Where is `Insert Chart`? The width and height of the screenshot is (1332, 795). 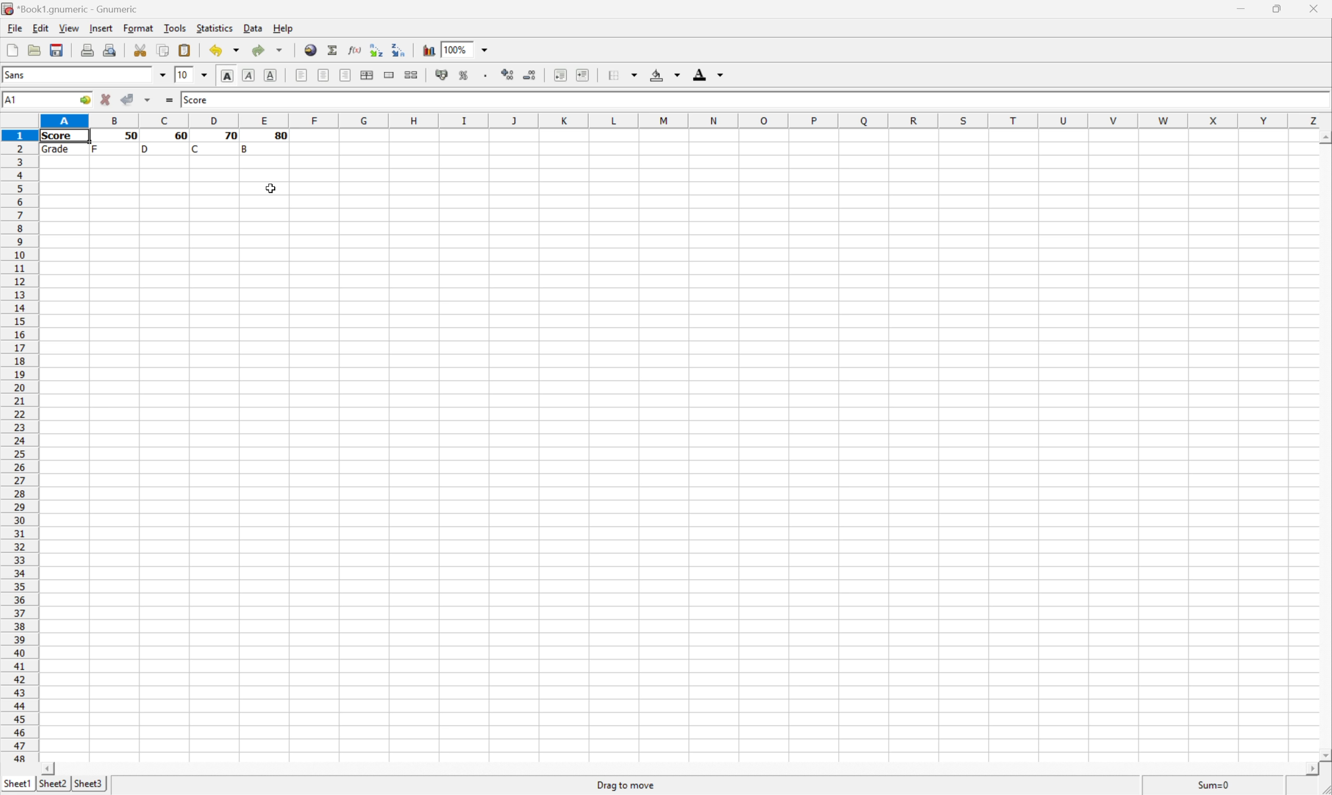 Insert Chart is located at coordinates (427, 48).